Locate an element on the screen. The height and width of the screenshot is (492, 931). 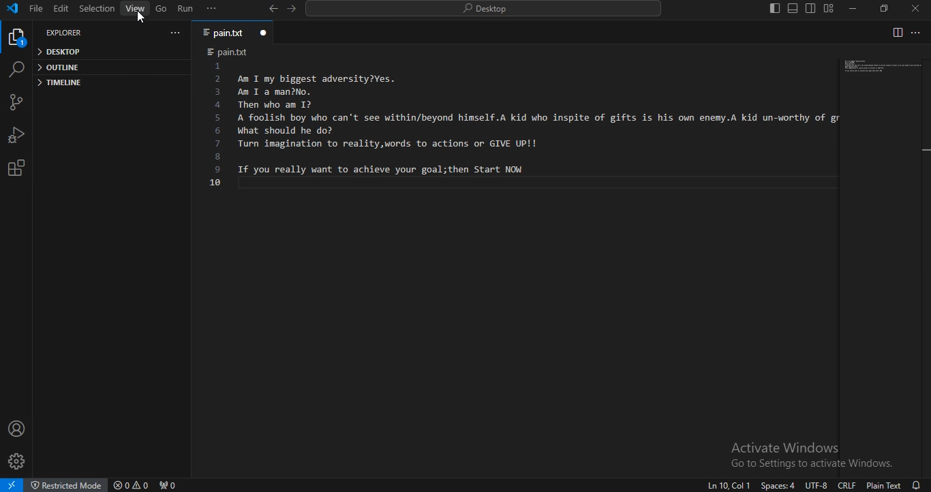
run and debug is located at coordinates (15, 133).